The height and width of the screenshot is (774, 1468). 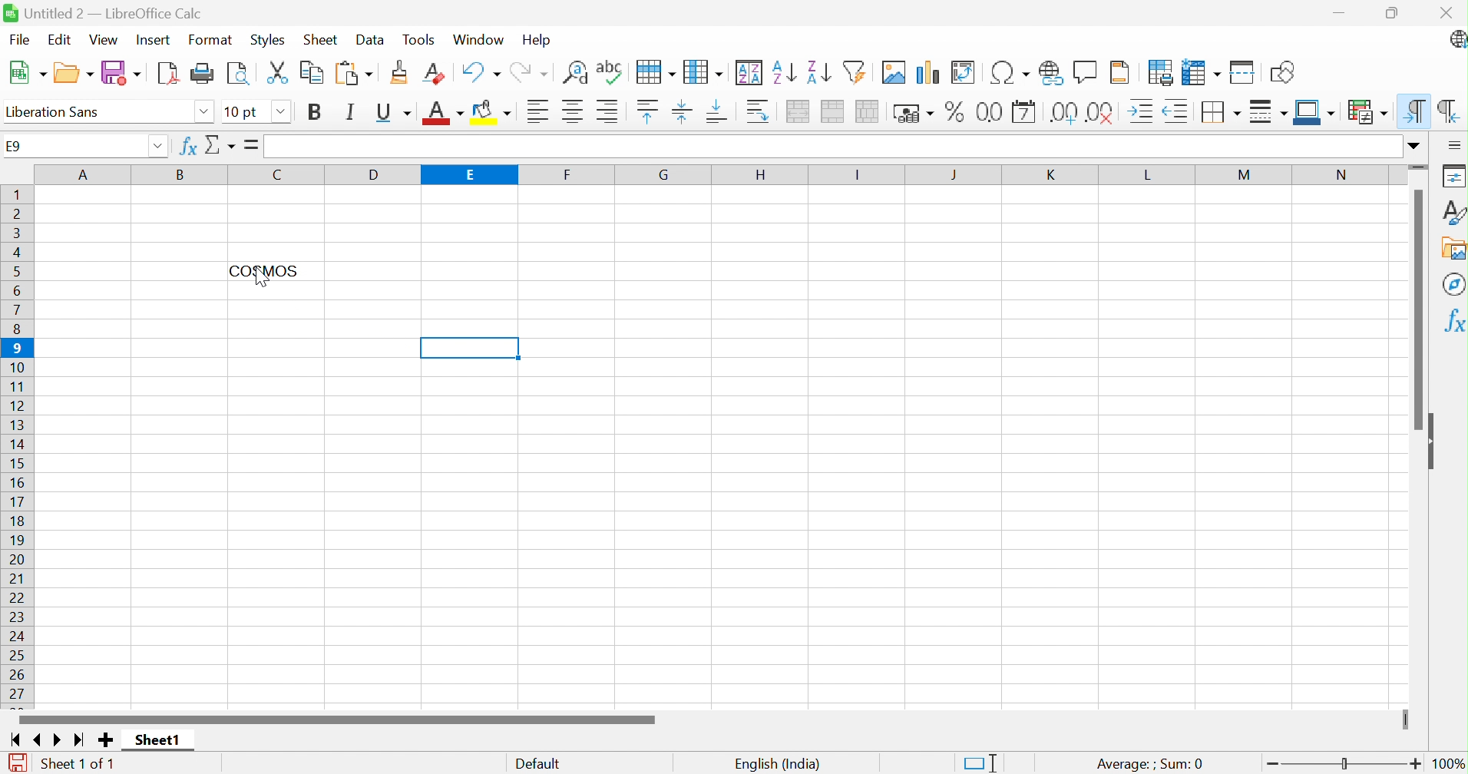 I want to click on Borders, so click(x=1218, y=113).